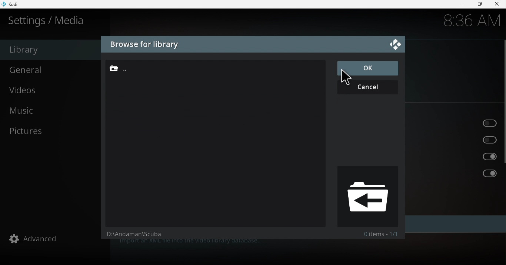 The width and height of the screenshot is (506, 265). I want to click on scroll bar, so click(503, 136).